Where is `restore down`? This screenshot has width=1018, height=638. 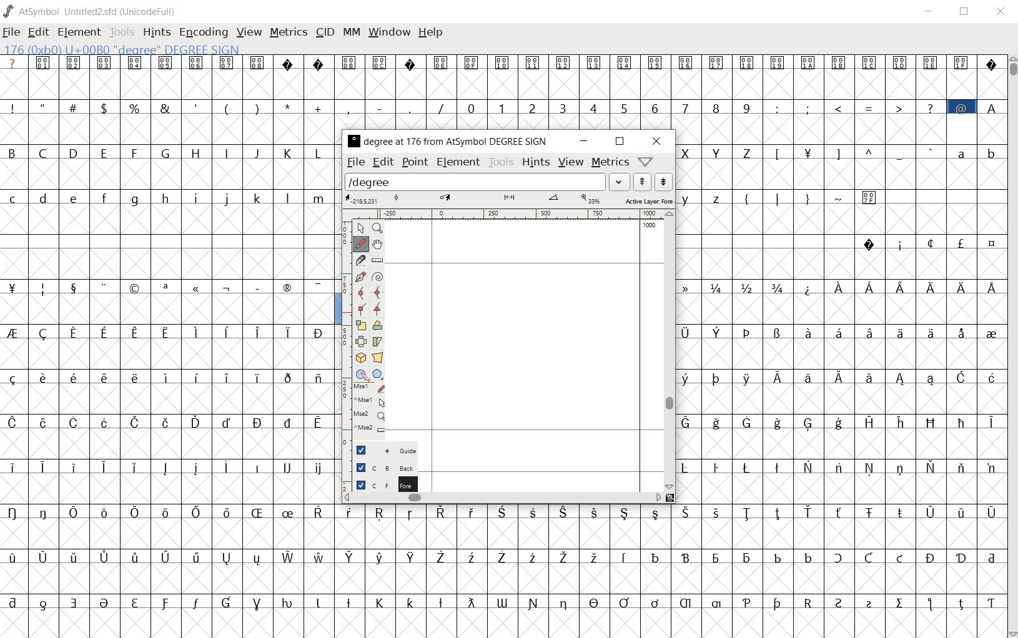 restore down is located at coordinates (966, 12).